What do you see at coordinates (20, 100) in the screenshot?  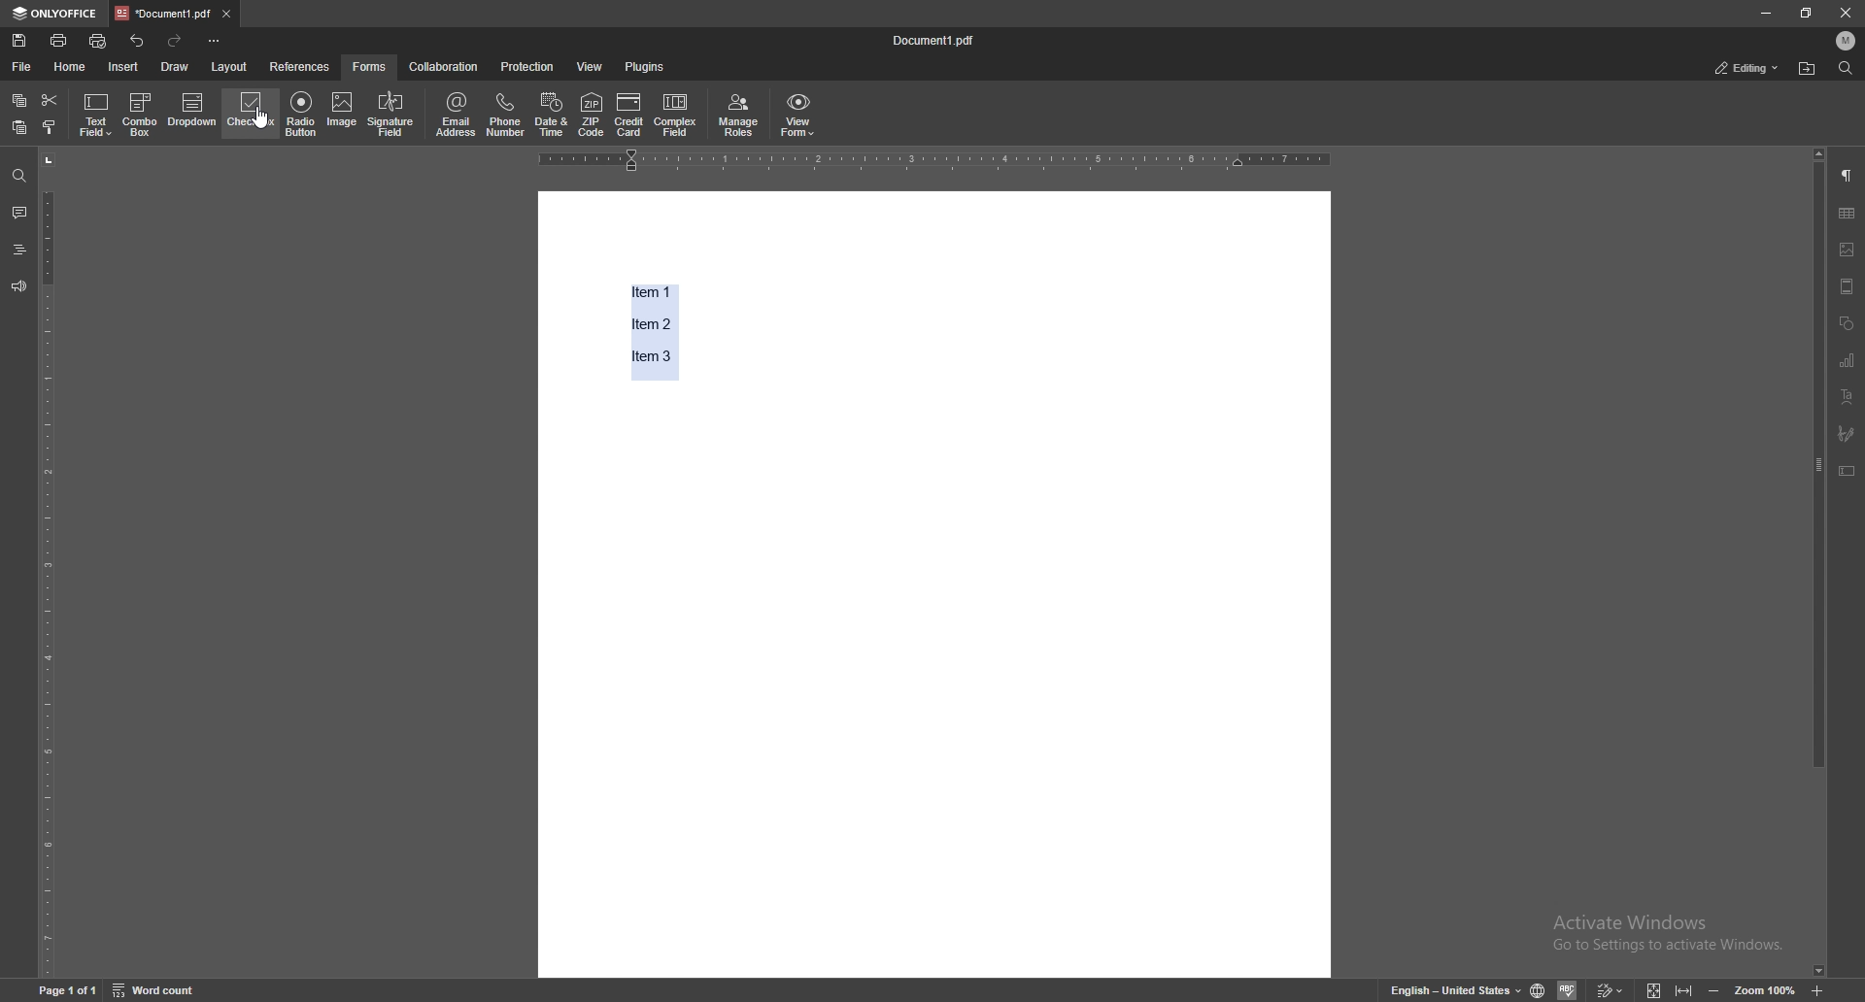 I see `copy` at bounding box center [20, 100].